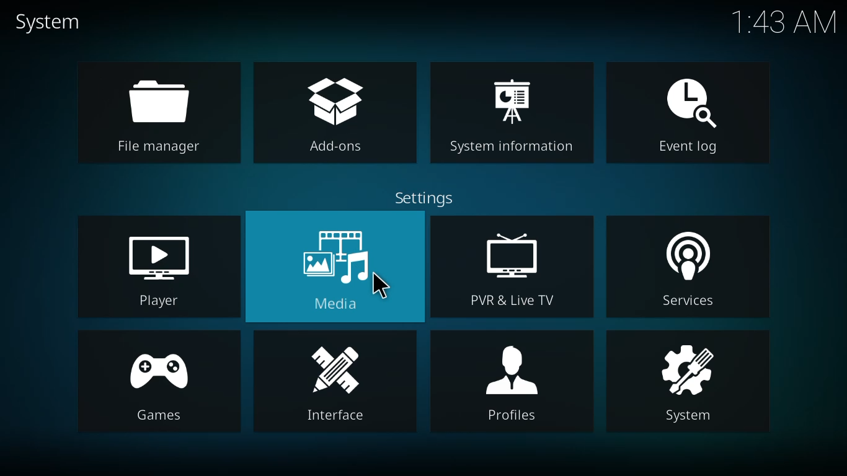 This screenshot has height=476, width=847. I want to click on event log, so click(691, 113).